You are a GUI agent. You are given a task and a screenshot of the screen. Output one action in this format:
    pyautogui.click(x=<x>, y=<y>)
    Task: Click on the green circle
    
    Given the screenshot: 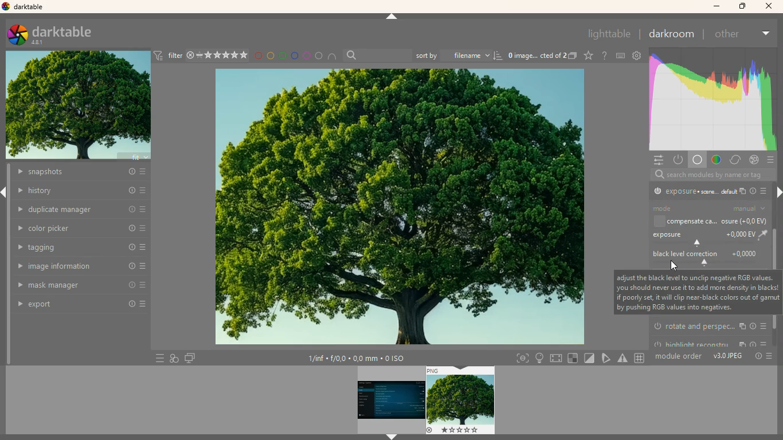 What is the action you would take?
    pyautogui.click(x=281, y=56)
    